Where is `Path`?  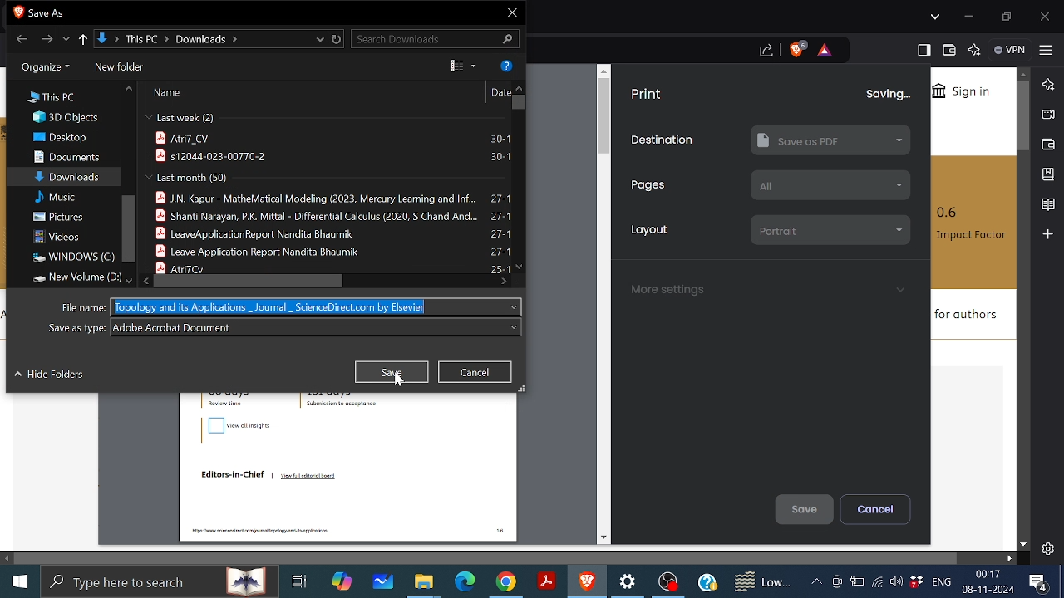
Path is located at coordinates (104, 38).